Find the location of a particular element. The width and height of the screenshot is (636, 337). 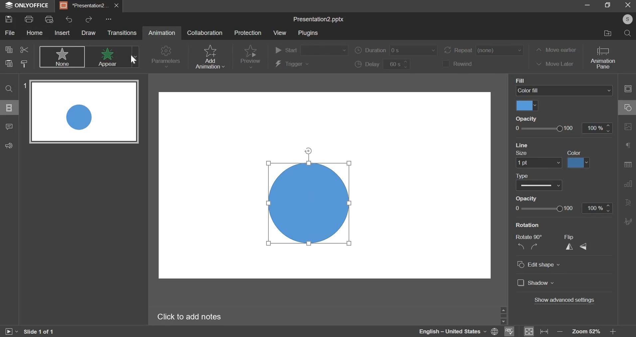

animation is located at coordinates (162, 32).